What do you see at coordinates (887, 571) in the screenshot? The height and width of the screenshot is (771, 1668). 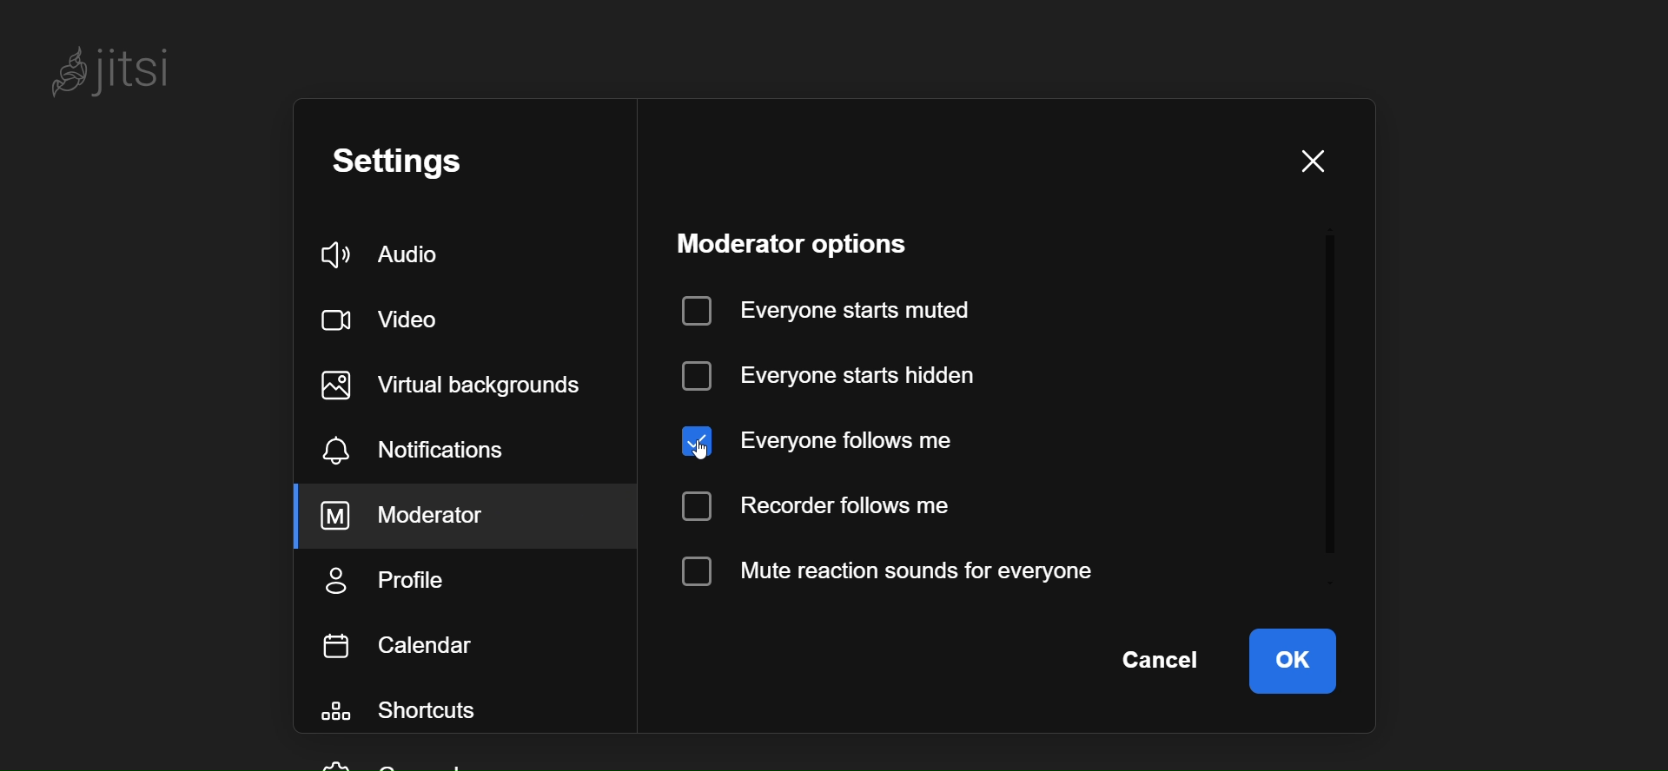 I see `Mute reaction sounds for everyone` at bounding box center [887, 571].